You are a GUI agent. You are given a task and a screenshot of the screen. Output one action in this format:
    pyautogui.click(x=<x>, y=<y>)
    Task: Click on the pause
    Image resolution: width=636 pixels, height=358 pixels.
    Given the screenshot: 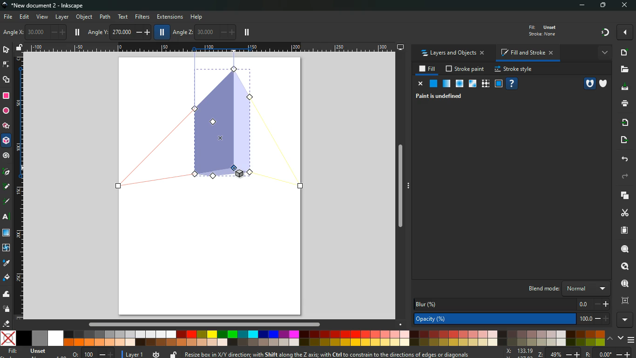 What is the action you would take?
    pyautogui.click(x=247, y=33)
    